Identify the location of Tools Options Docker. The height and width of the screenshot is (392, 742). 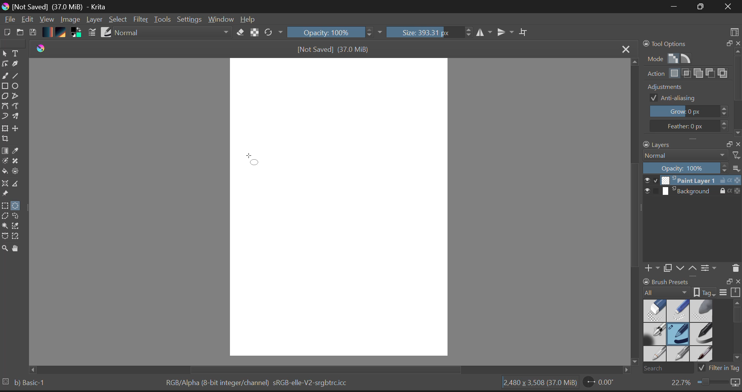
(691, 88).